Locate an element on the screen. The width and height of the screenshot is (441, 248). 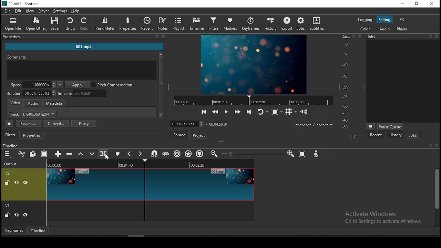
help is located at coordinates (75, 11).